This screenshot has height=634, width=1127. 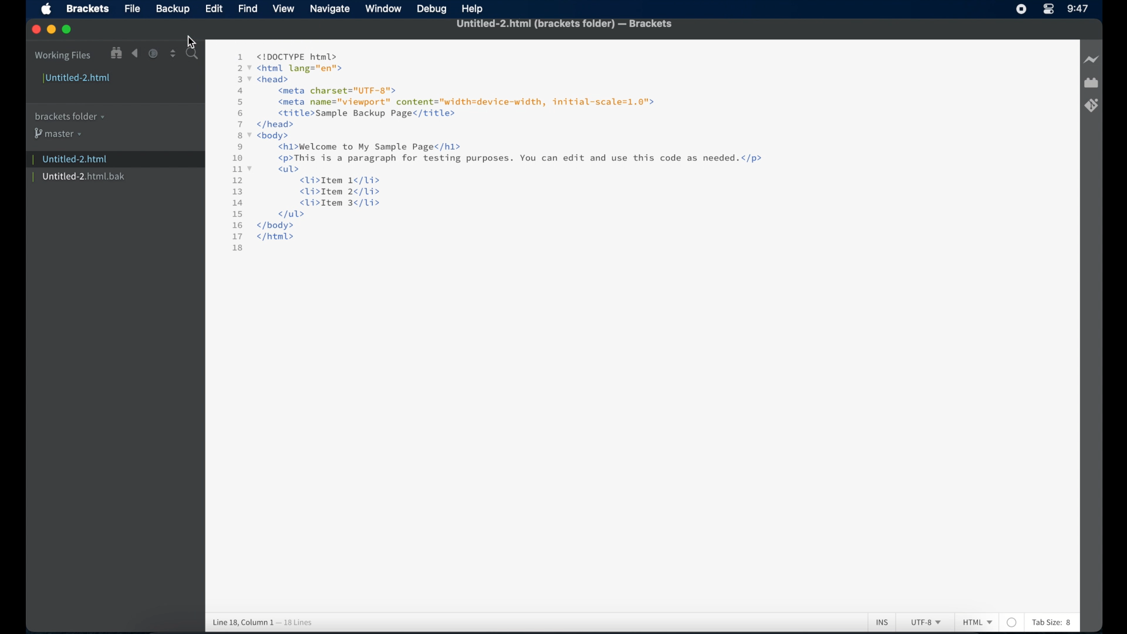 I want to click on view, so click(x=283, y=8).